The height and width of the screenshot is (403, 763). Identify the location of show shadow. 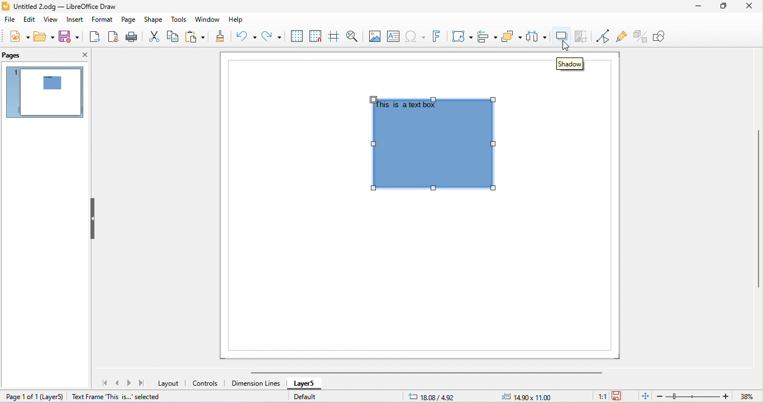
(433, 154).